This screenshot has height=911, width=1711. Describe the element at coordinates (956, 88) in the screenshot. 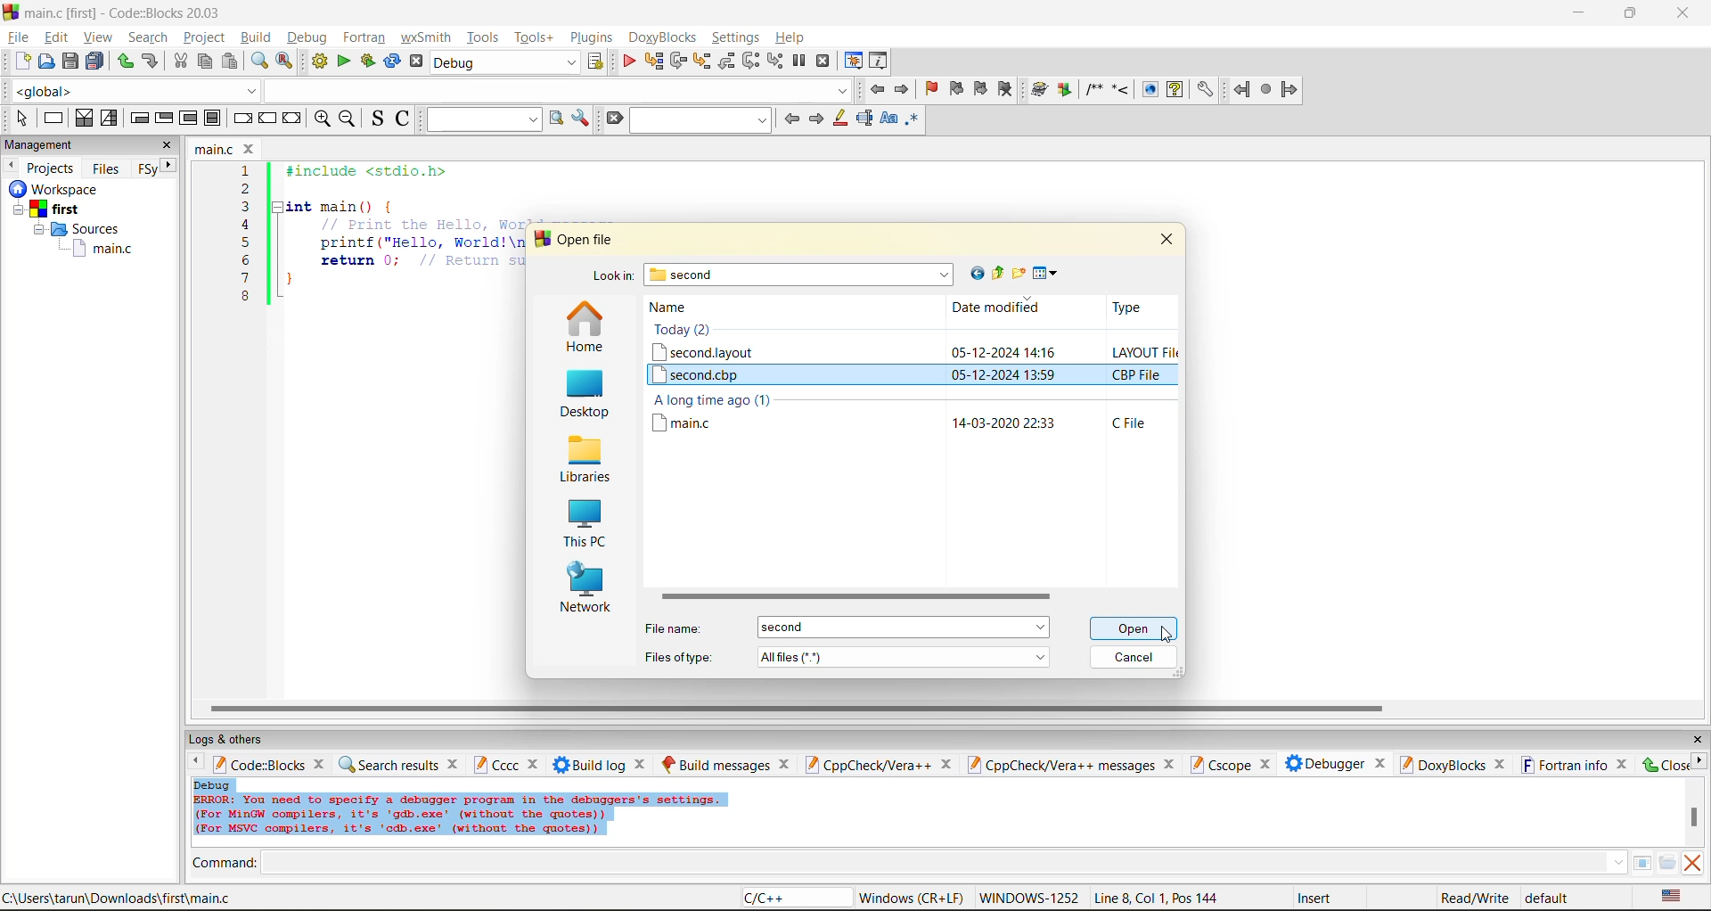

I see `previous bookmark` at that location.